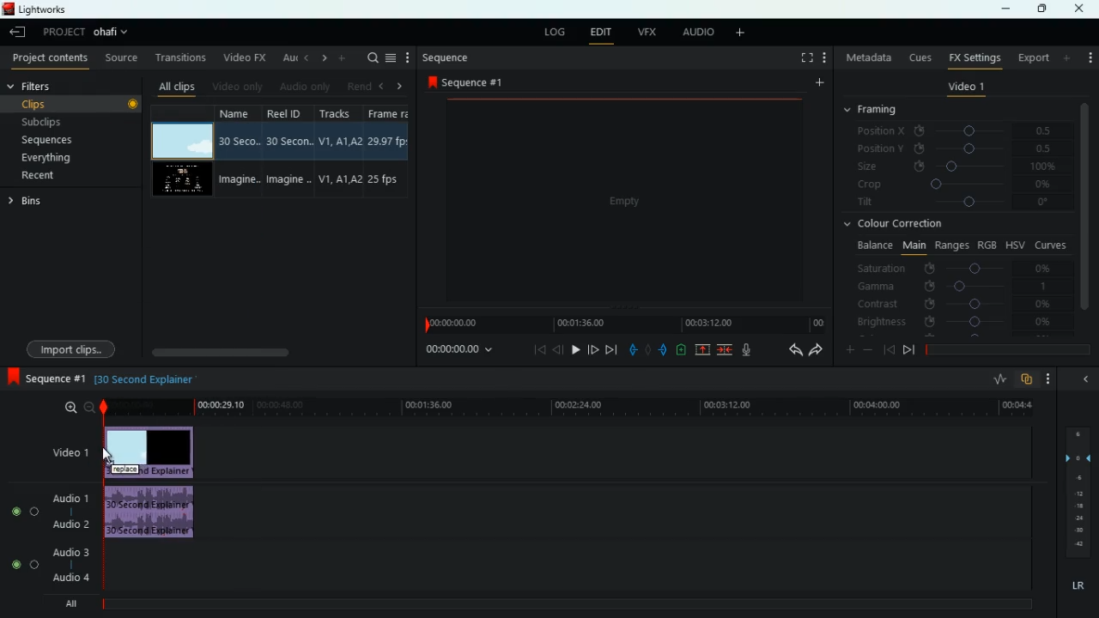 The height and width of the screenshot is (618, 1099). I want to click on crop, so click(956, 186).